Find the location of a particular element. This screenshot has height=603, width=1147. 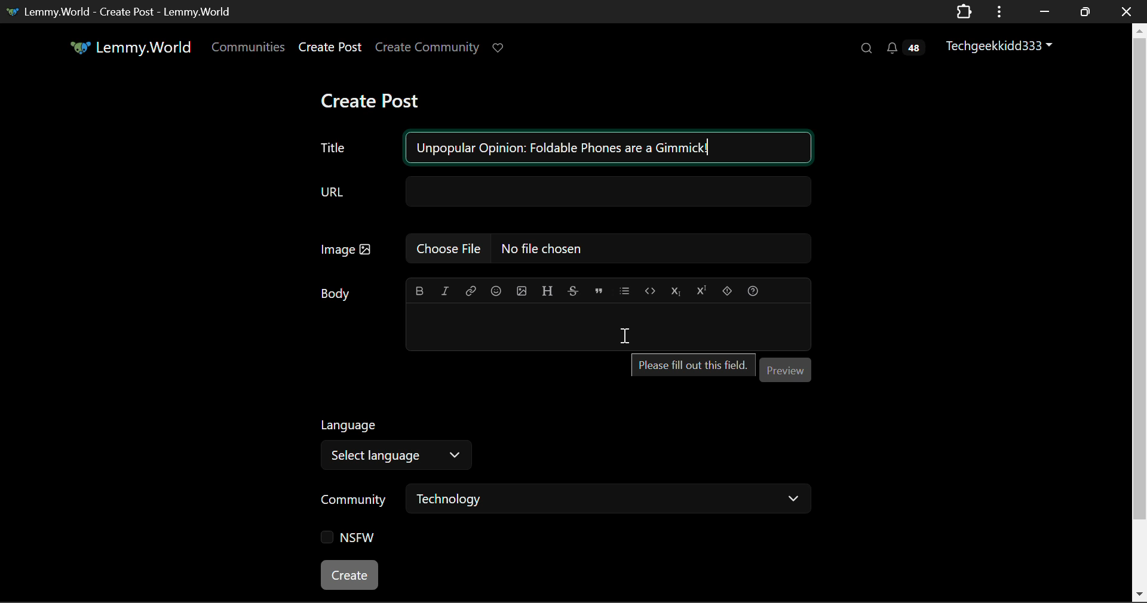

formatting help is located at coordinates (752, 289).